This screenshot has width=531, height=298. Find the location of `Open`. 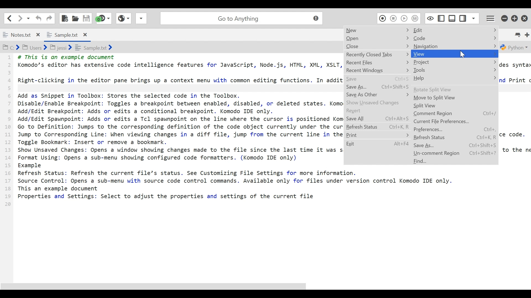

Open is located at coordinates (378, 39).